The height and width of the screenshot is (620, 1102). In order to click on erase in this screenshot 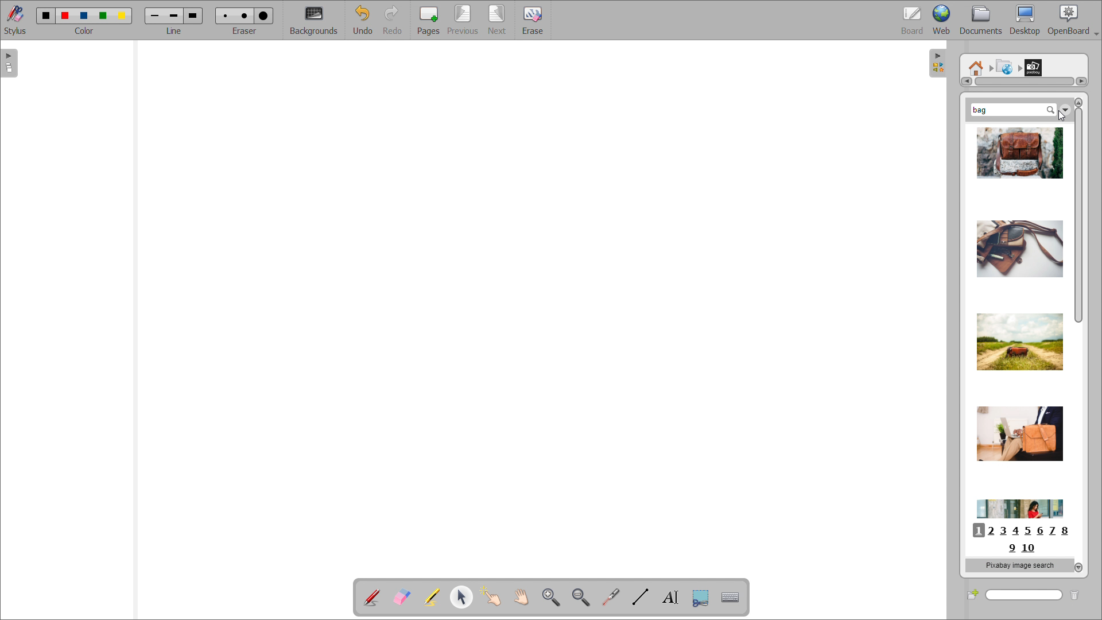, I will do `click(532, 20)`.